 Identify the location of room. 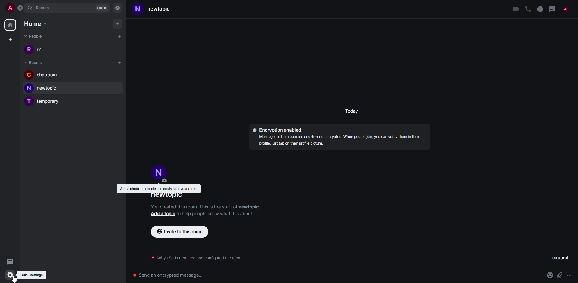
(46, 102).